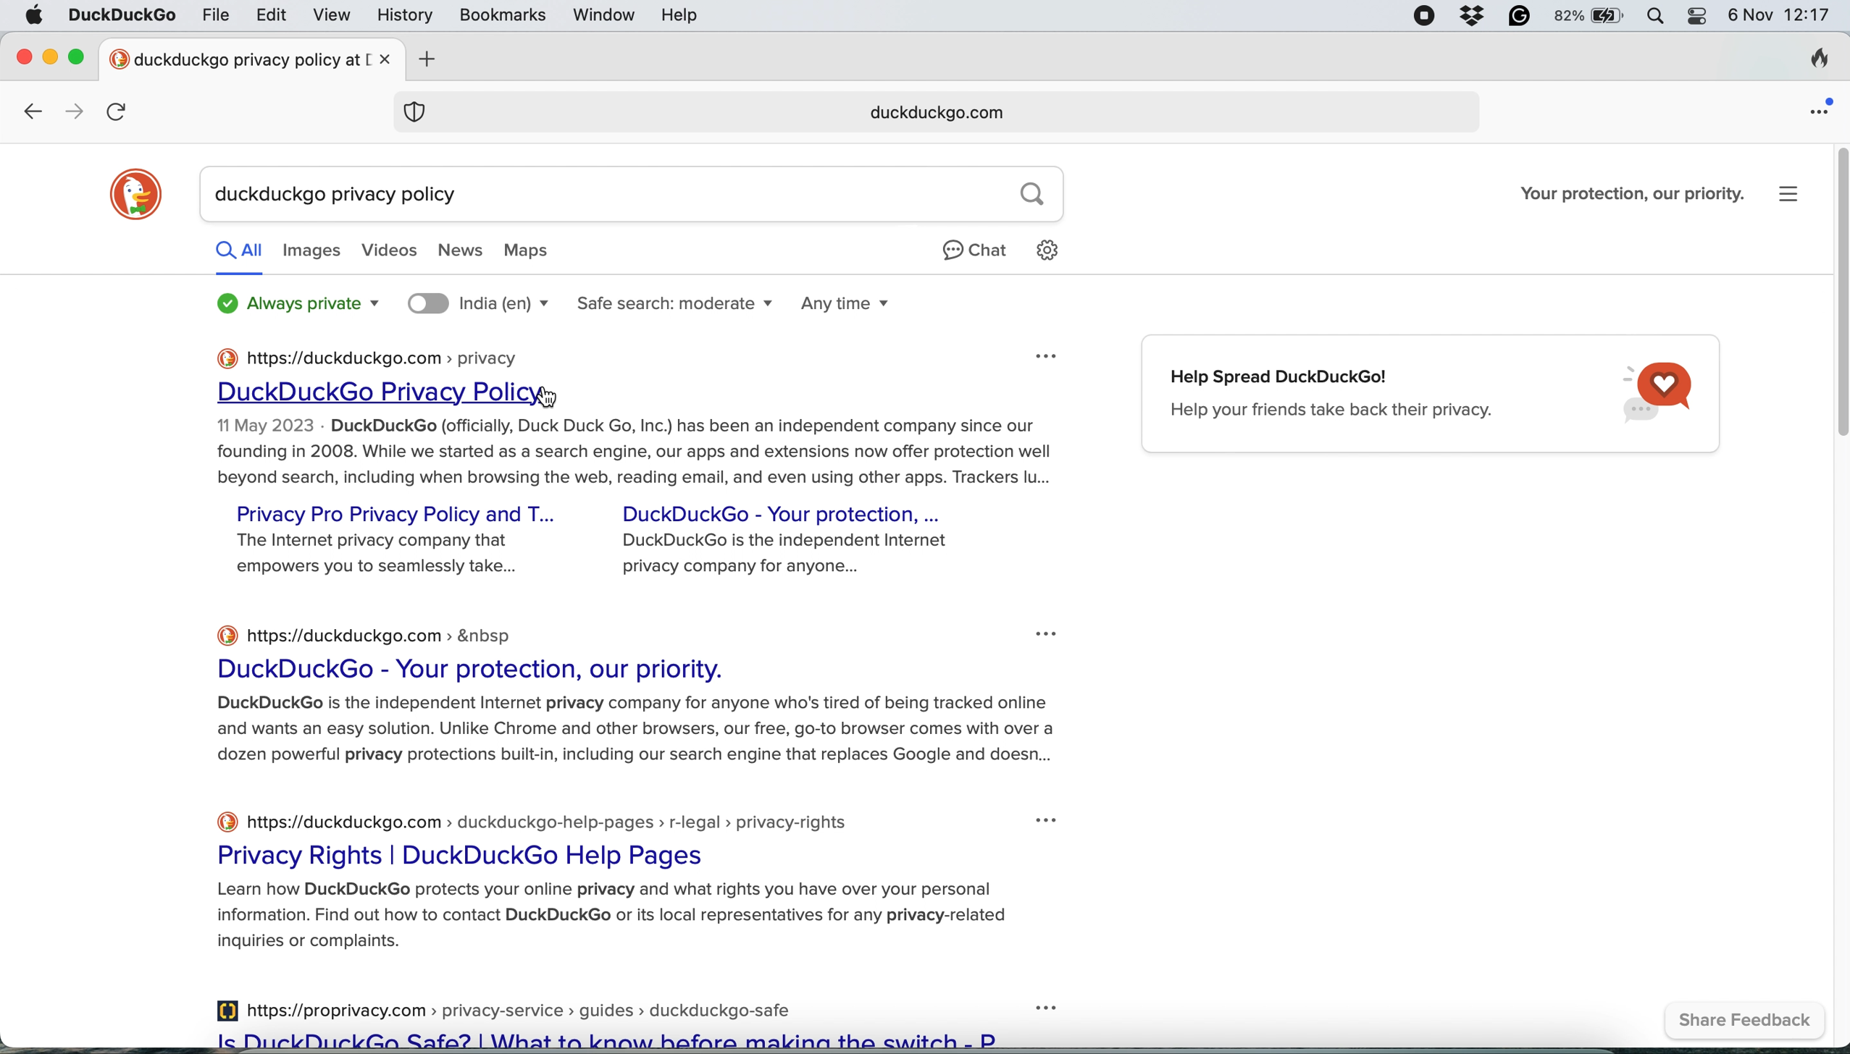  I want to click on news, so click(461, 252).